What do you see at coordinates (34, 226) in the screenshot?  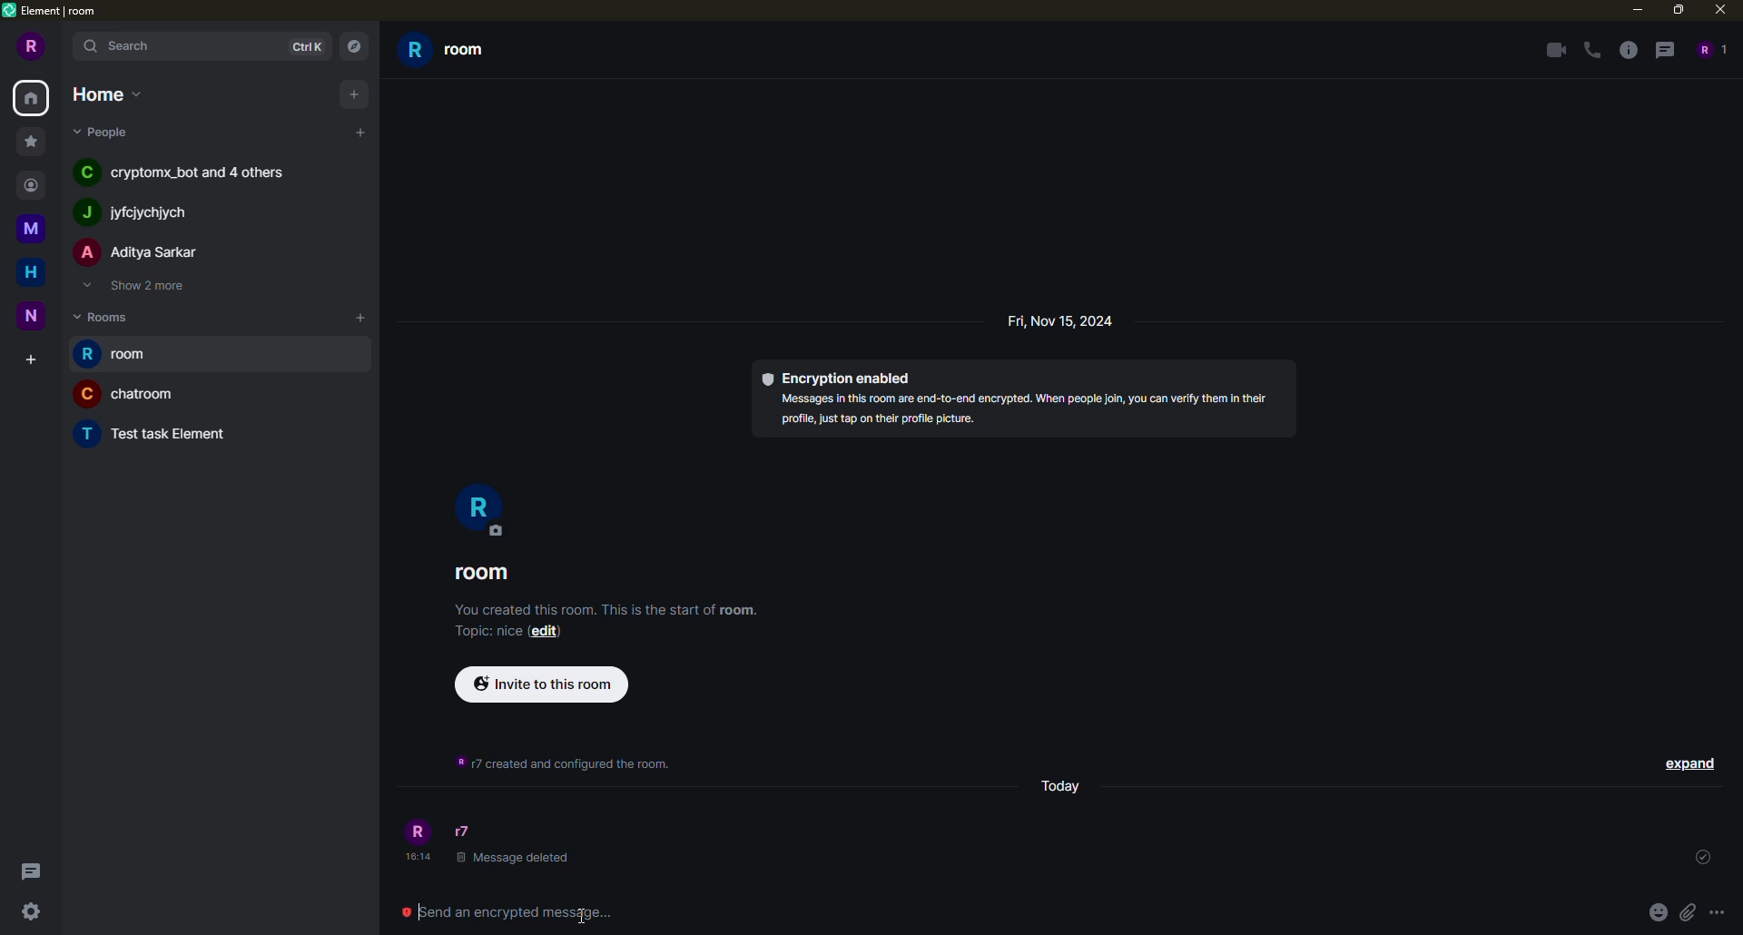 I see `space` at bounding box center [34, 226].